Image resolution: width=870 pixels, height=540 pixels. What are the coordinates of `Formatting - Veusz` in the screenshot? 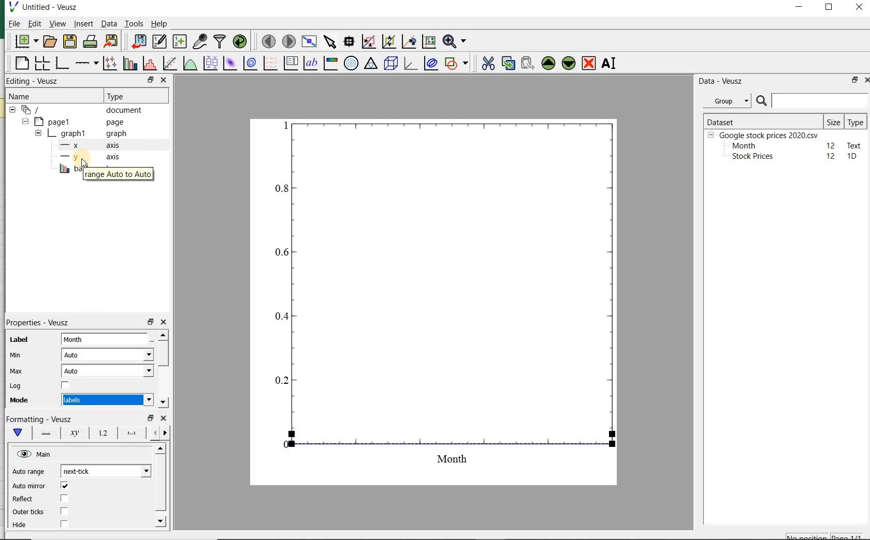 It's located at (40, 419).